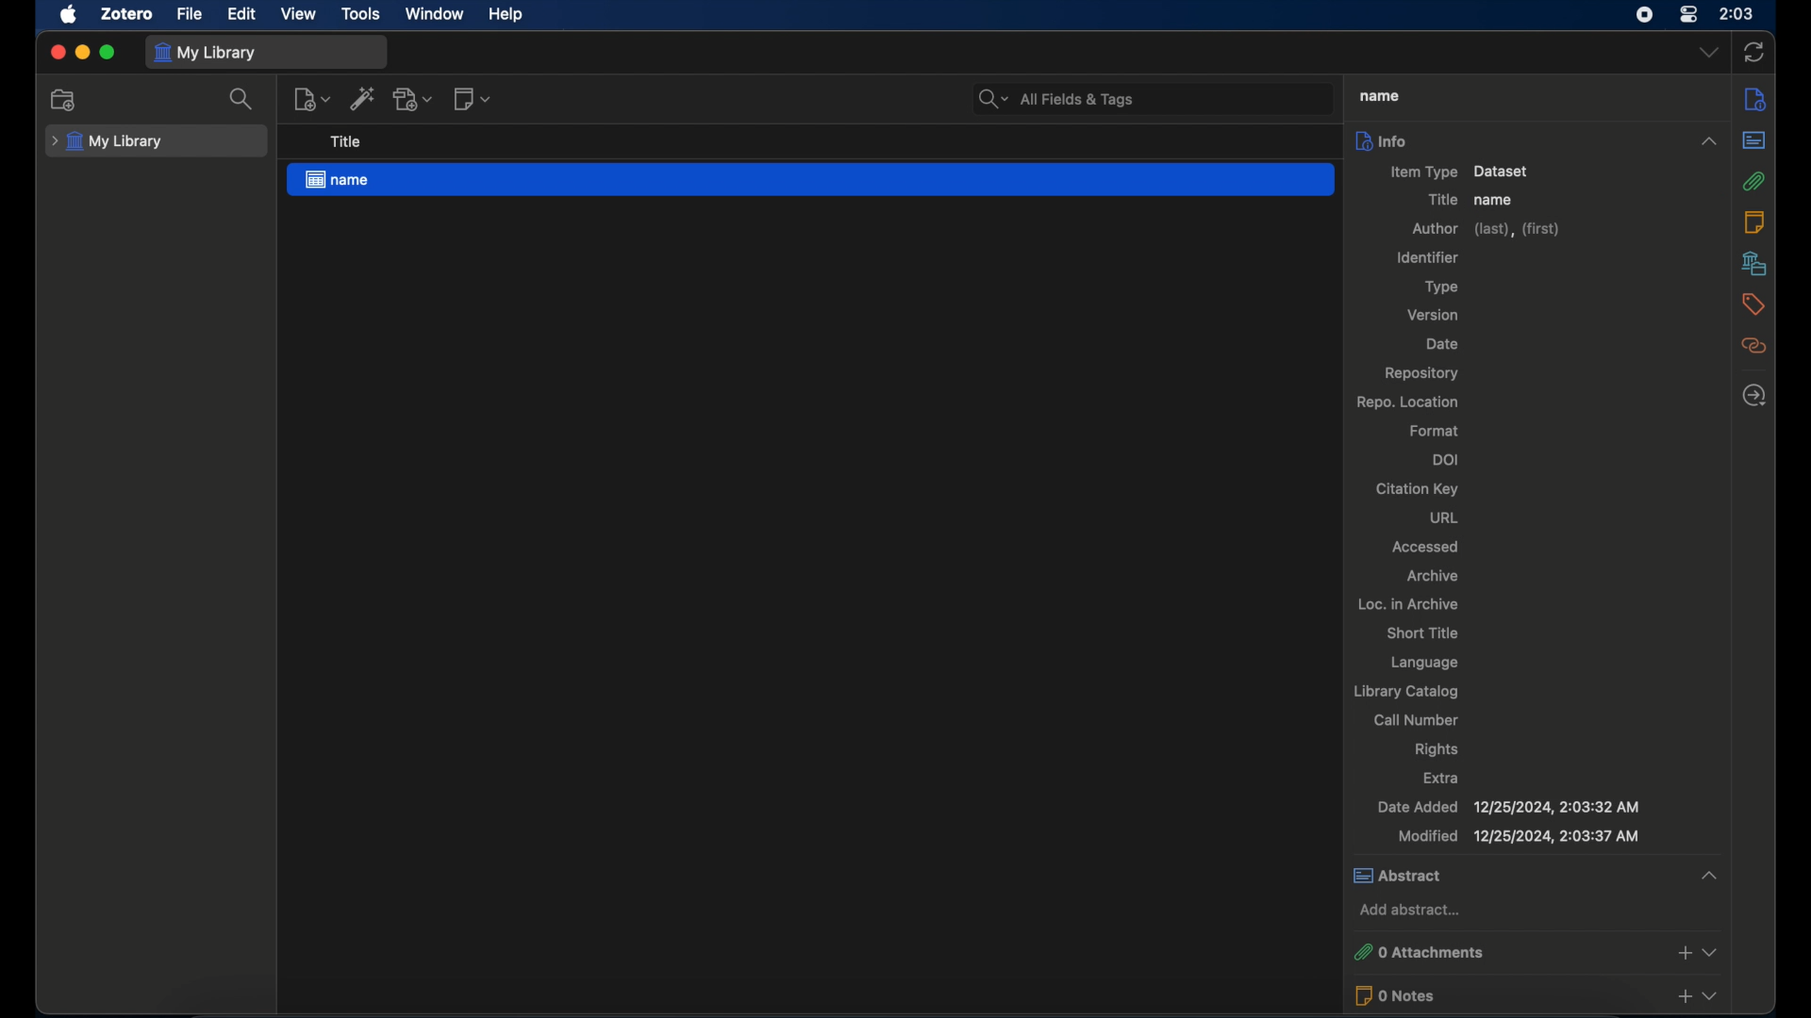 The height and width of the screenshot is (1018, 1811). What do you see at coordinates (810, 180) in the screenshot?
I see `name` at bounding box center [810, 180].